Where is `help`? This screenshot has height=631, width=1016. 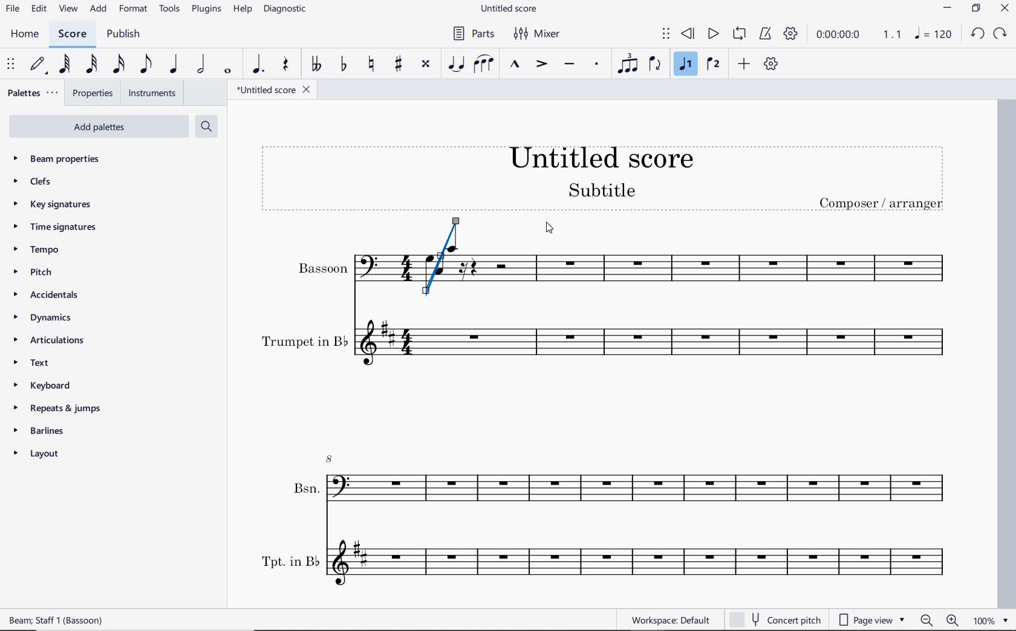 help is located at coordinates (243, 9).